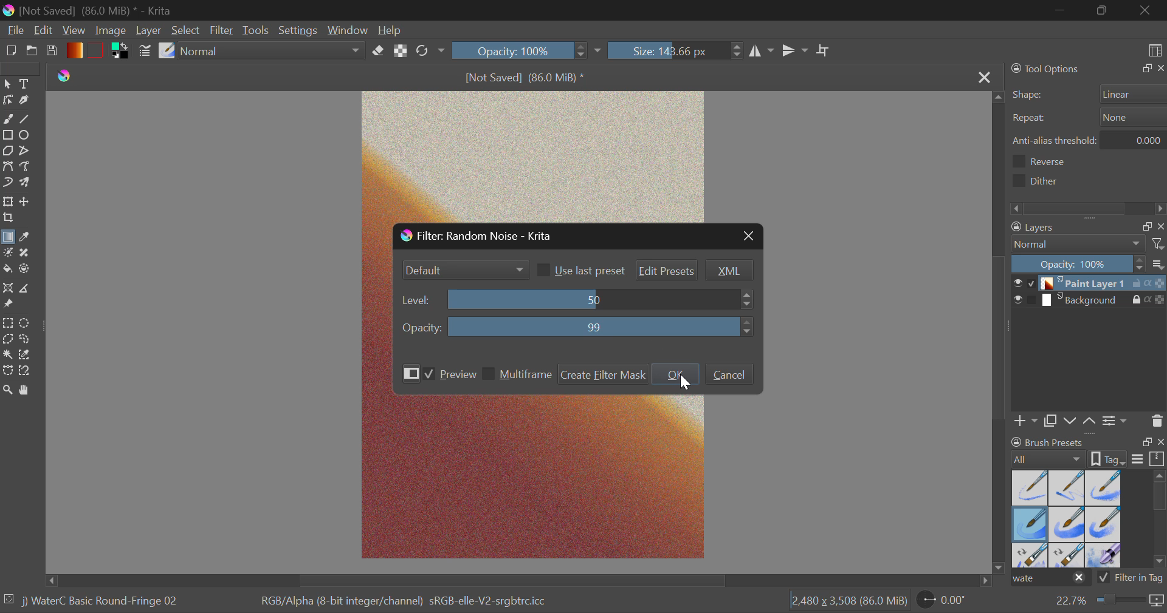 This screenshot has height=613, width=1167. Describe the element at coordinates (1102, 10) in the screenshot. I see `Minimize` at that location.